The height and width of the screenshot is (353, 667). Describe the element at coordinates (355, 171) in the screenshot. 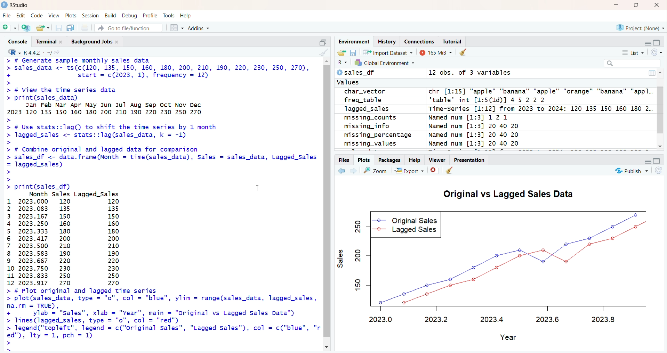

I see `next plot` at that location.